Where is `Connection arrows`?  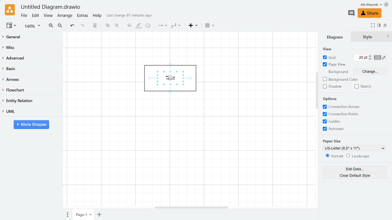
Connection arrows is located at coordinates (342, 107).